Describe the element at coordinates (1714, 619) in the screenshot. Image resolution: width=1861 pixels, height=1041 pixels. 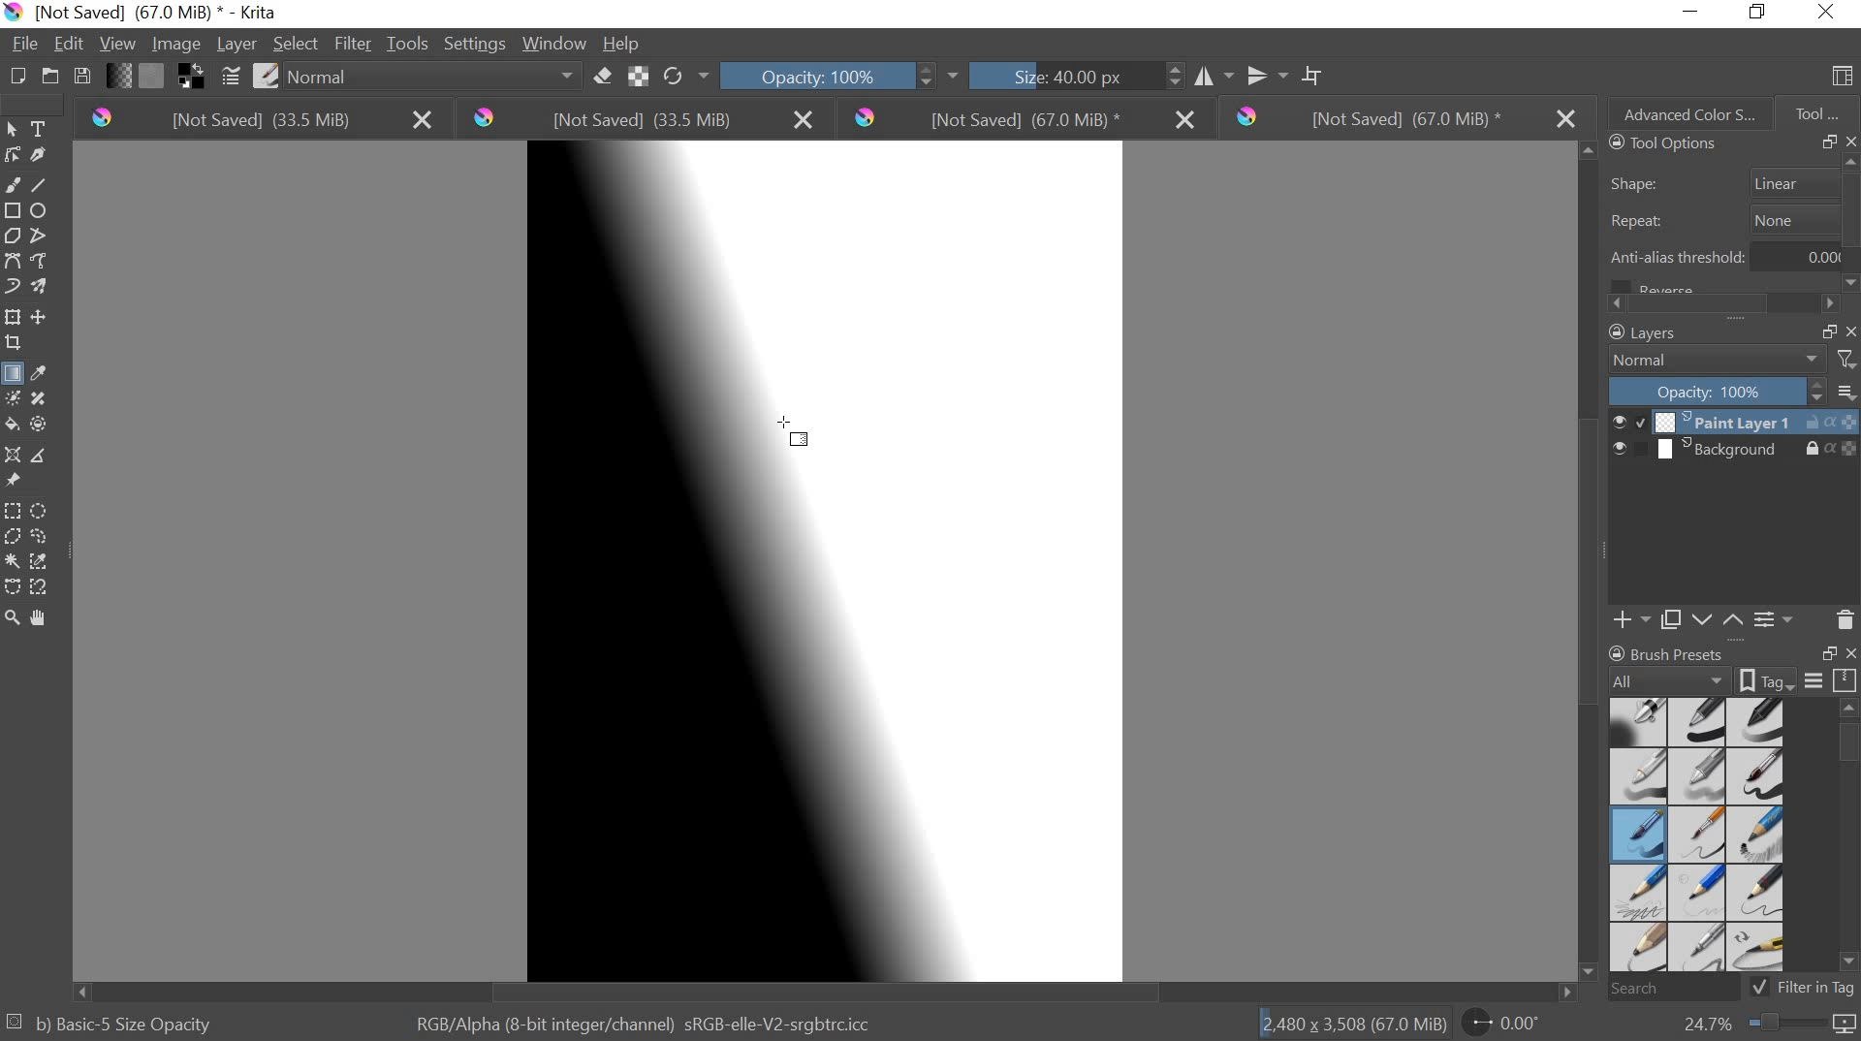
I see `MOVE LAYER UP OR DOWN` at that location.